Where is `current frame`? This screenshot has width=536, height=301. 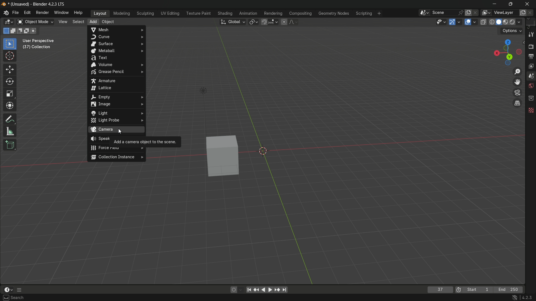 current frame is located at coordinates (440, 290).